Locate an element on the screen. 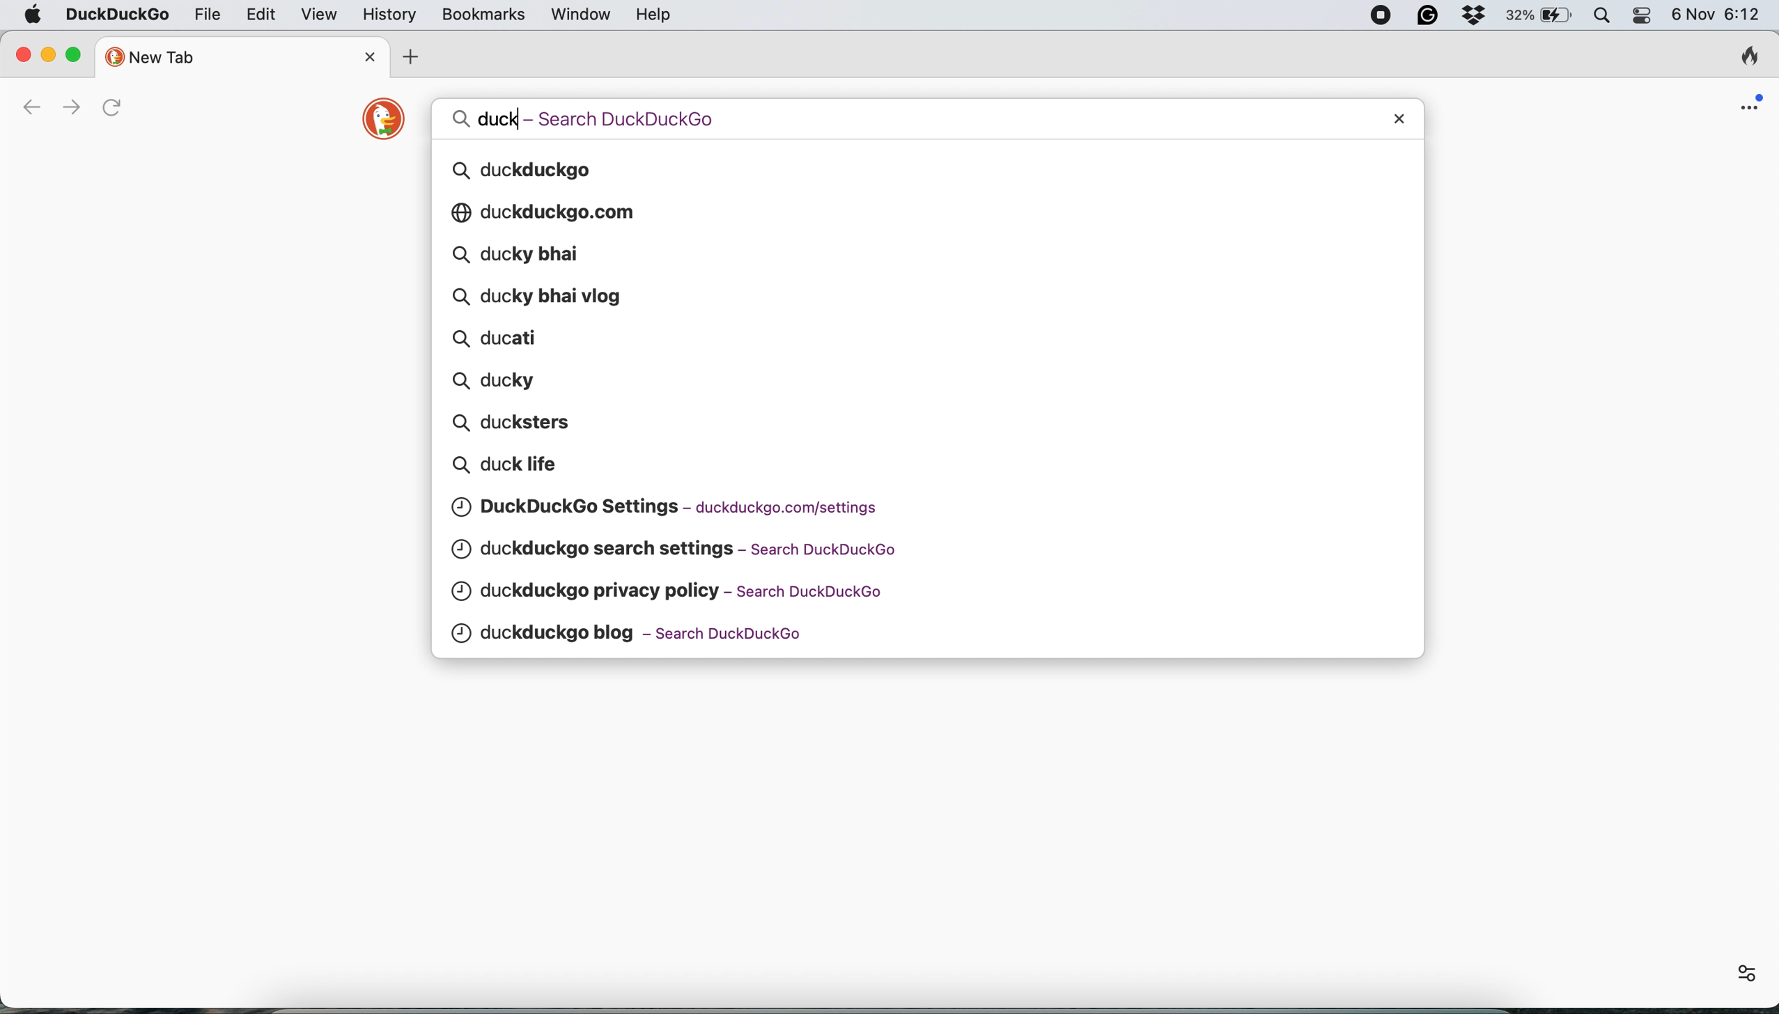 Image resolution: width=1779 pixels, height=1014 pixels. duckduckgo.com is located at coordinates (563, 211).